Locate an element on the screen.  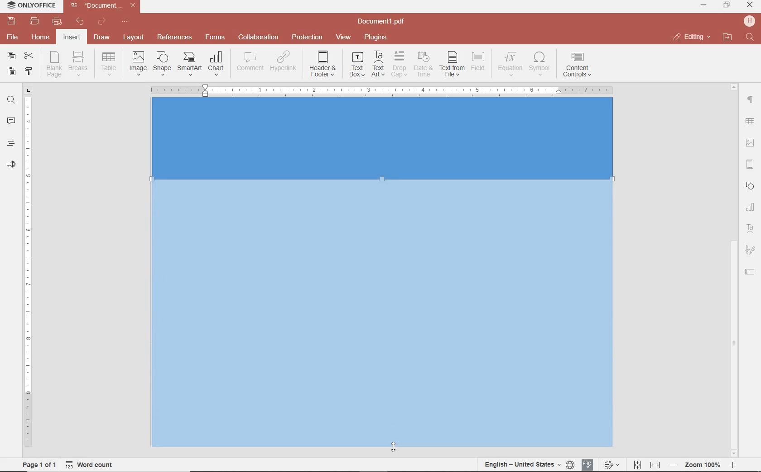
save is located at coordinates (10, 21).